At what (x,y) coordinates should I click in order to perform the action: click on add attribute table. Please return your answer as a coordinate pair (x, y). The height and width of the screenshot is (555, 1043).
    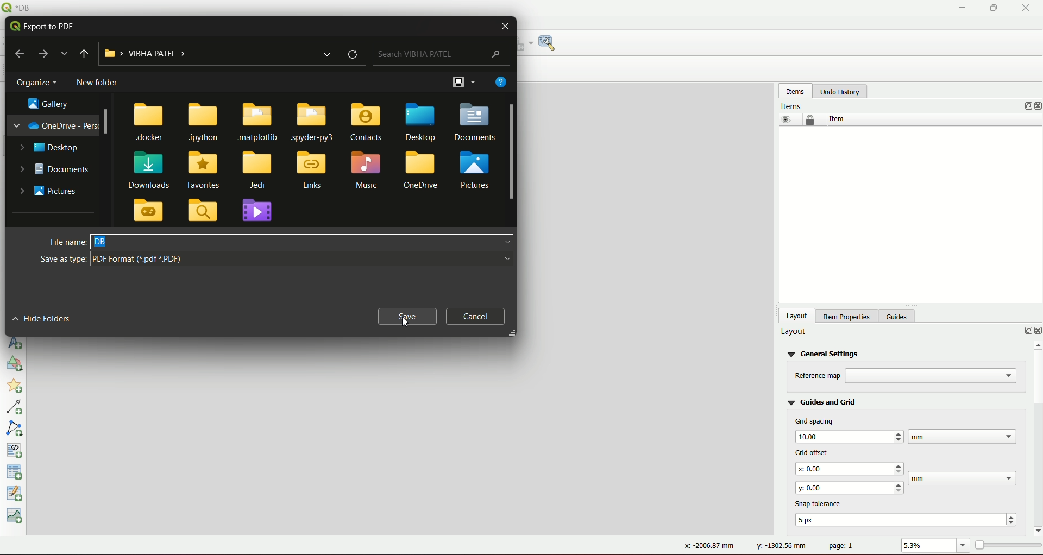
    Looking at the image, I should click on (16, 495).